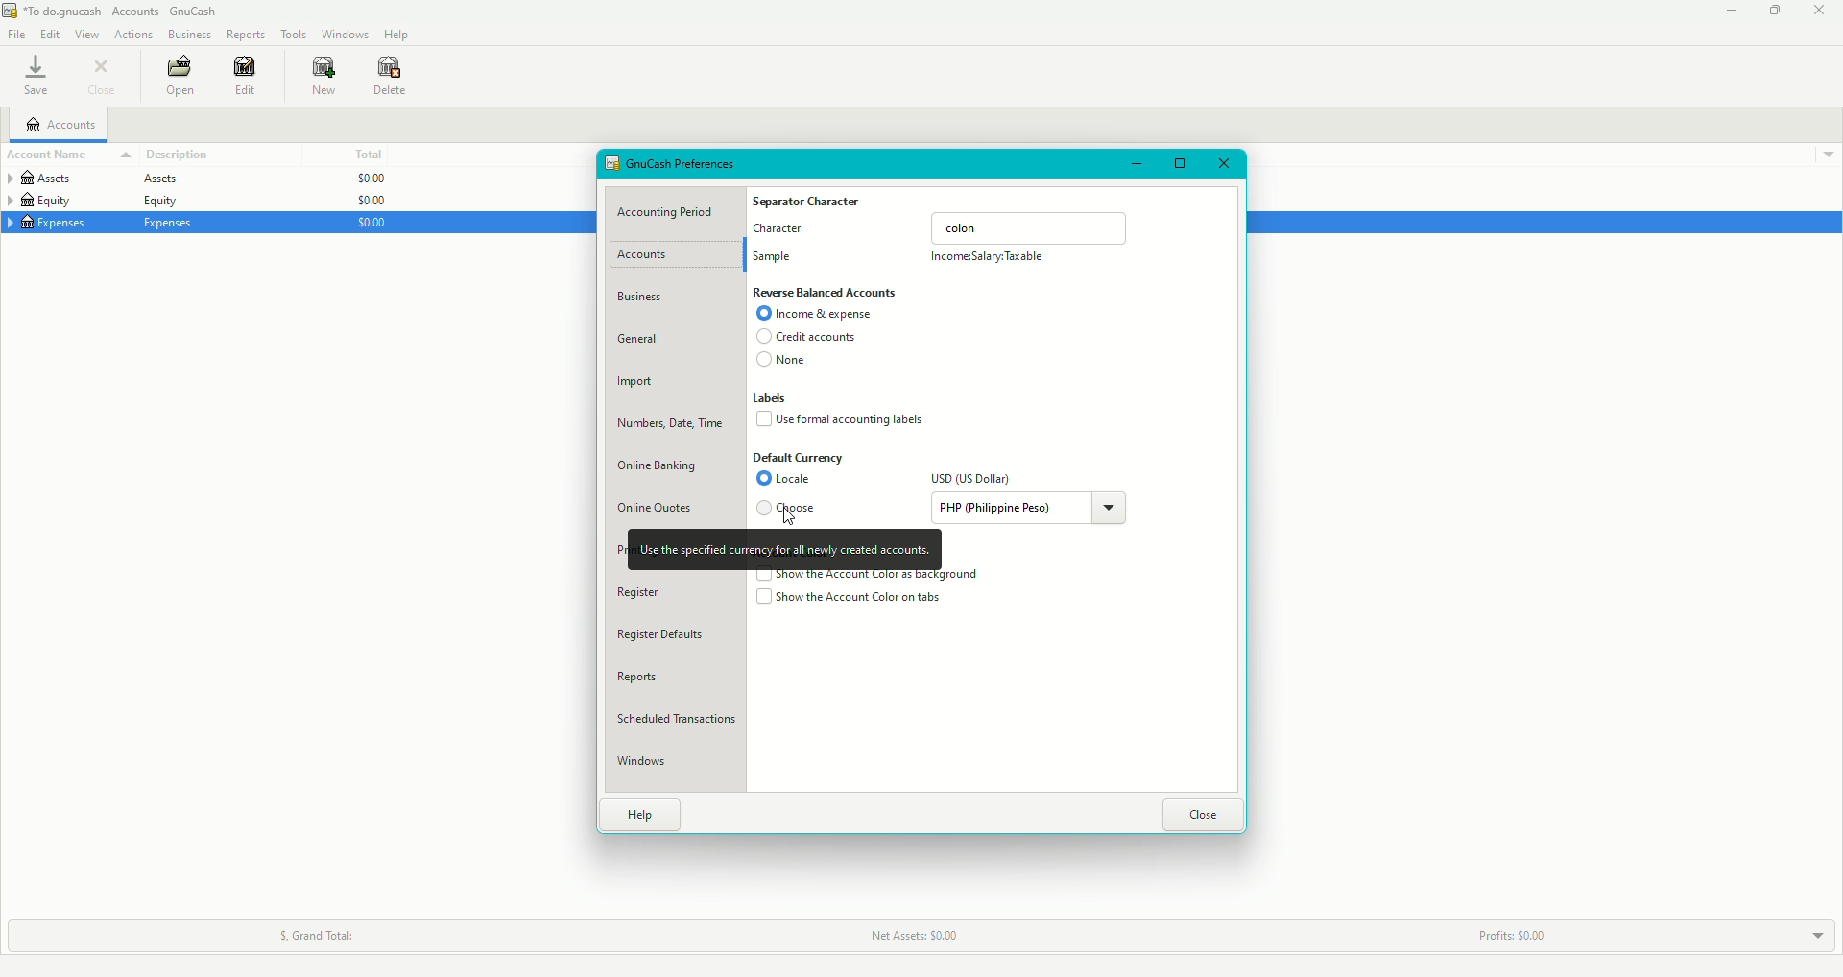 The width and height of the screenshot is (1843, 977). What do you see at coordinates (114, 11) in the screenshot?
I see `GnuCash` at bounding box center [114, 11].